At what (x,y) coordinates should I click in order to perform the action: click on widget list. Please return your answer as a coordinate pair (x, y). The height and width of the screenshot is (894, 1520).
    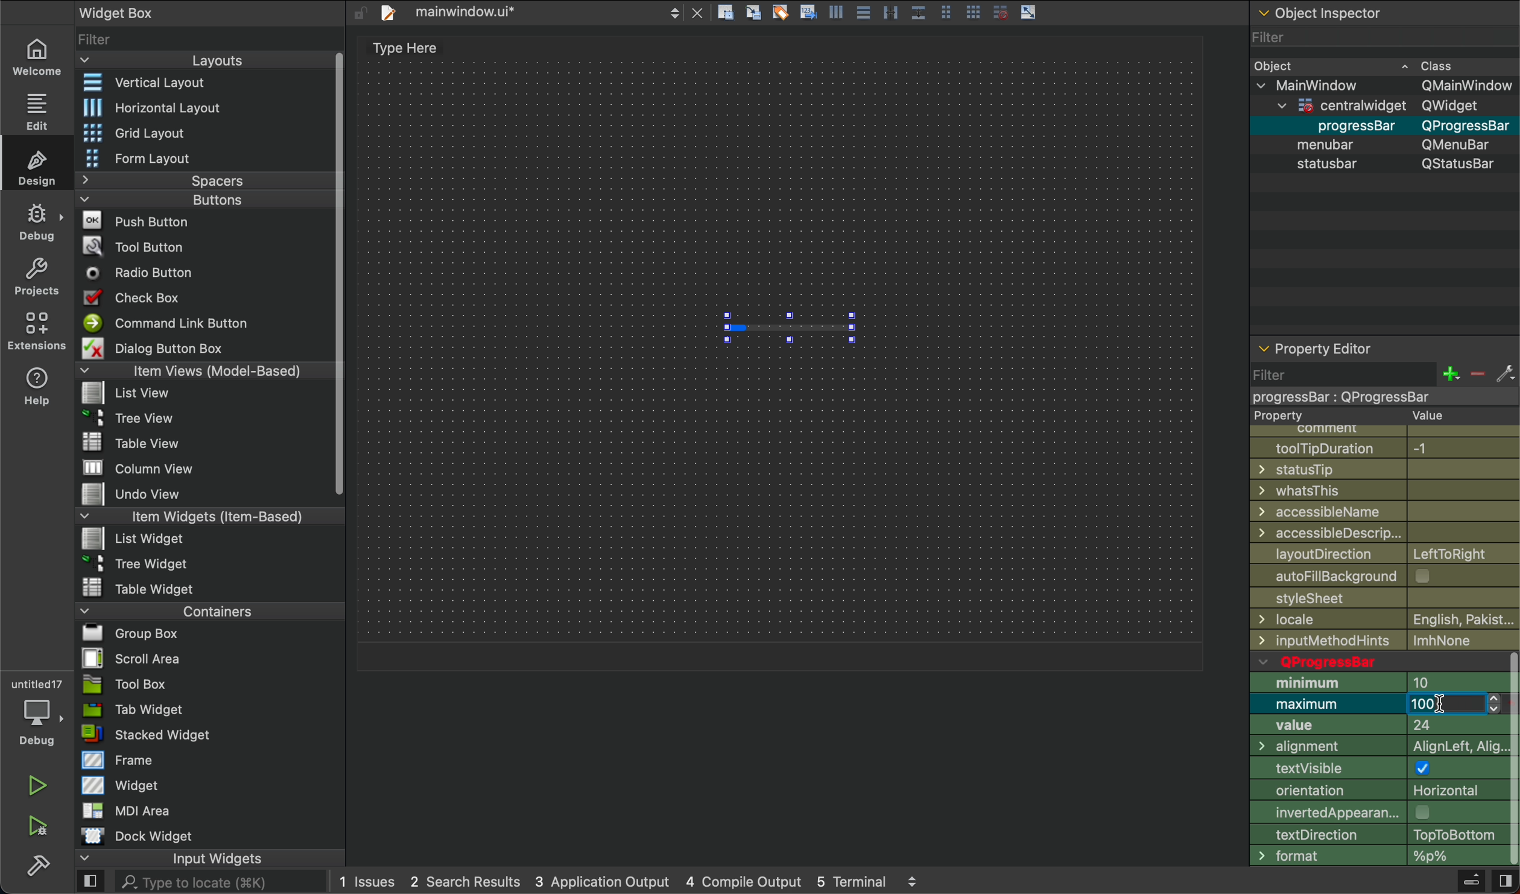
    Looking at the image, I should click on (203, 37).